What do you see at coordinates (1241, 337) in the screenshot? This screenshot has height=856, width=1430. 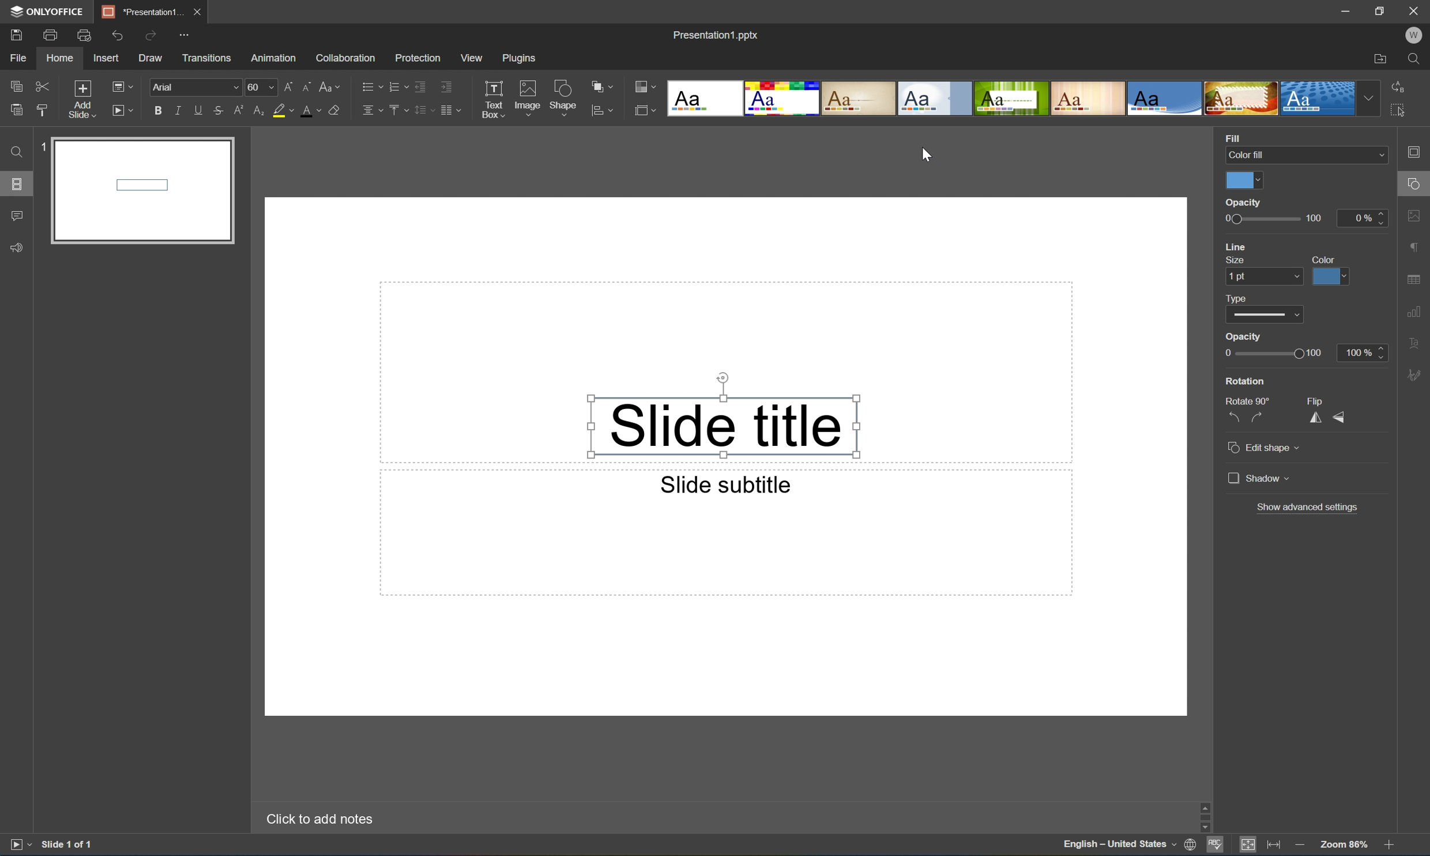 I see `Opacity` at bounding box center [1241, 337].